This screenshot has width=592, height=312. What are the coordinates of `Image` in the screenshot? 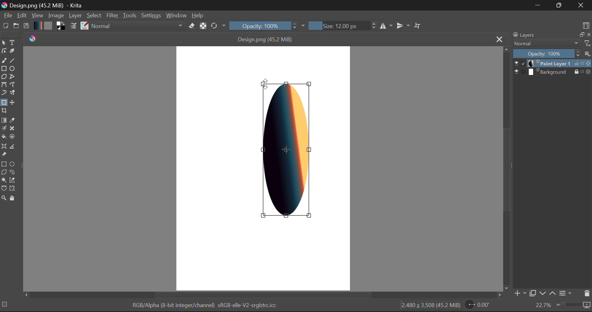 It's located at (55, 15).